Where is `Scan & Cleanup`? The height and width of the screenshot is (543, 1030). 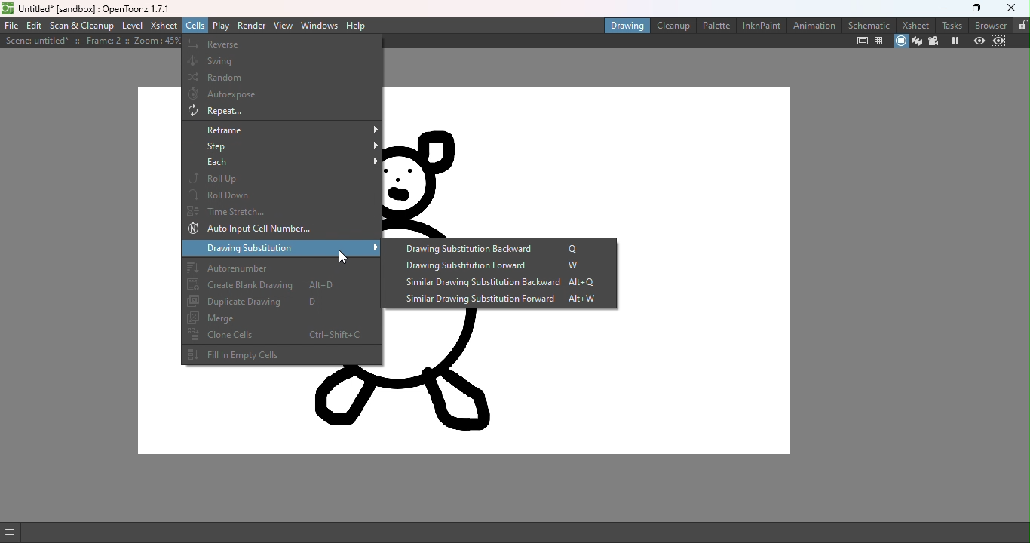
Scan & Cleanup is located at coordinates (83, 26).